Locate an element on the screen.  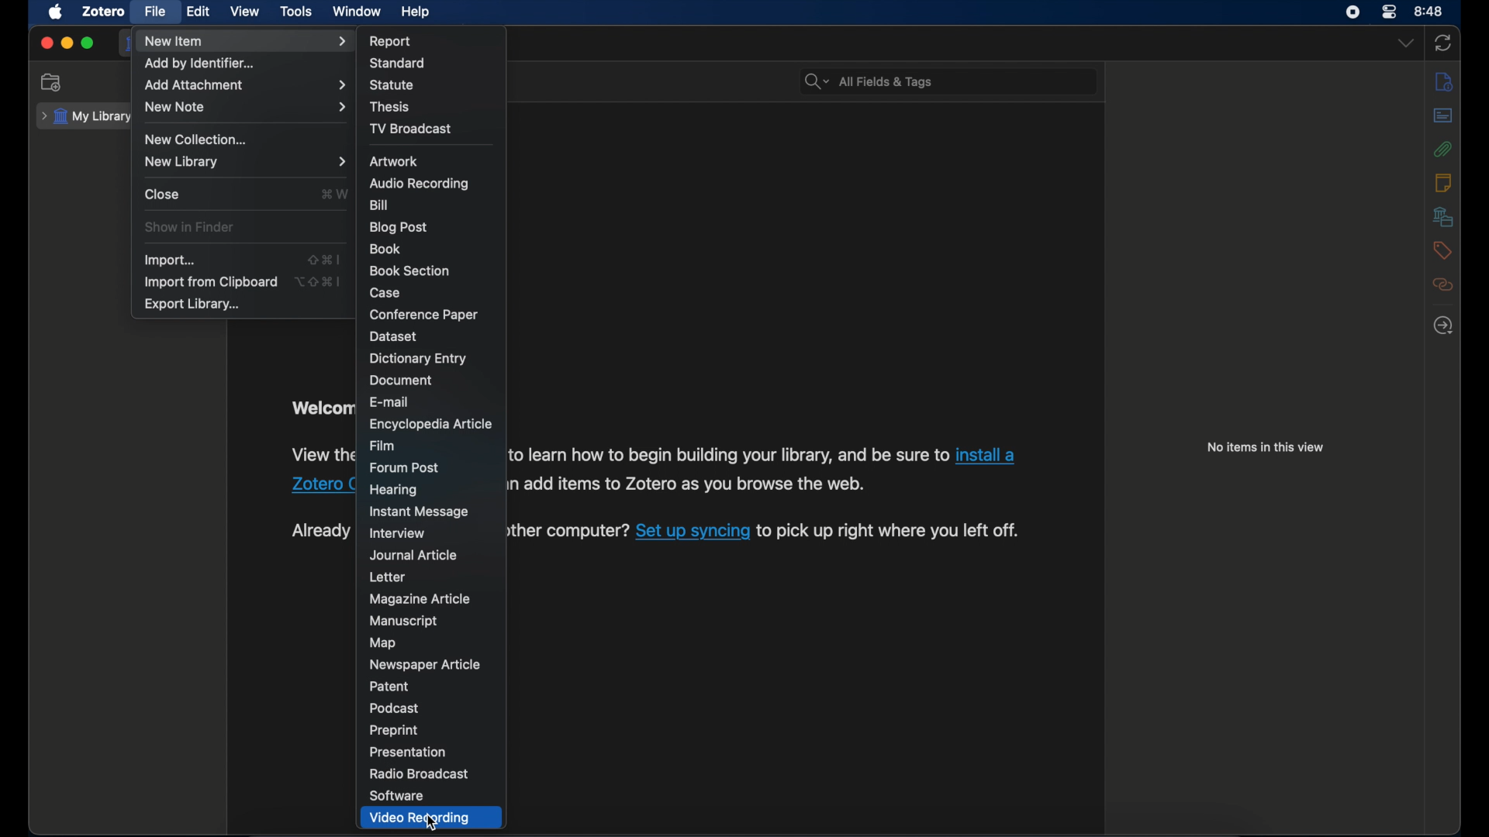
conference paper is located at coordinates (424, 315).